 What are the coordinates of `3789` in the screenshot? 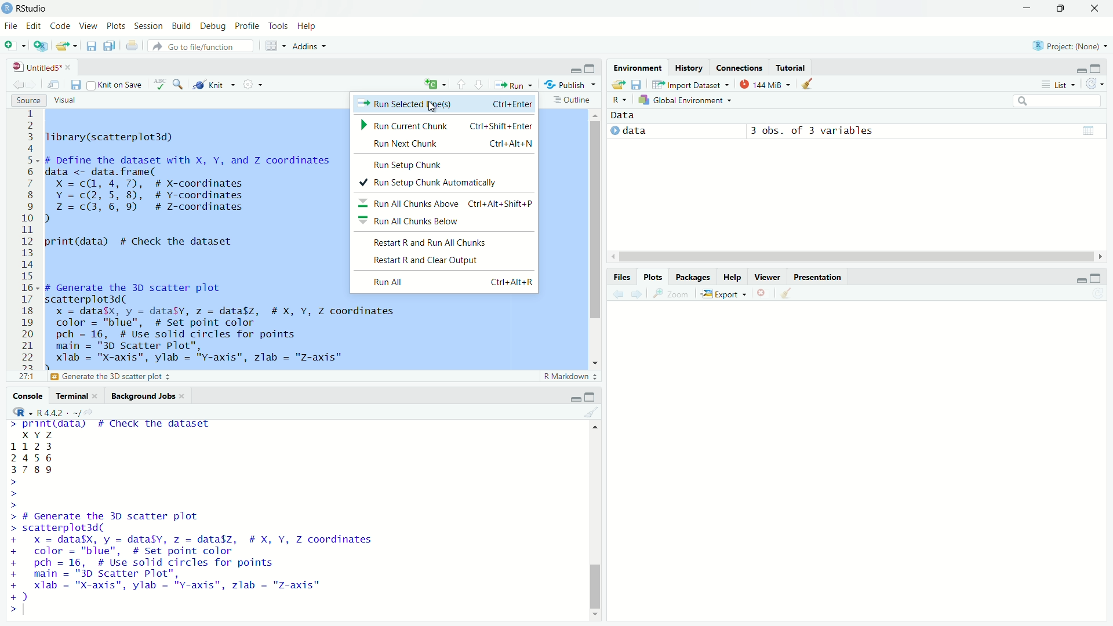 It's located at (34, 471).